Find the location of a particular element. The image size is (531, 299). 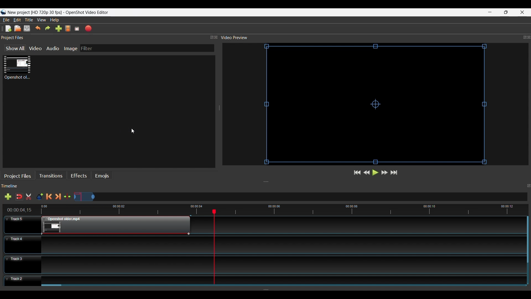

Preview is located at coordinates (367, 173).